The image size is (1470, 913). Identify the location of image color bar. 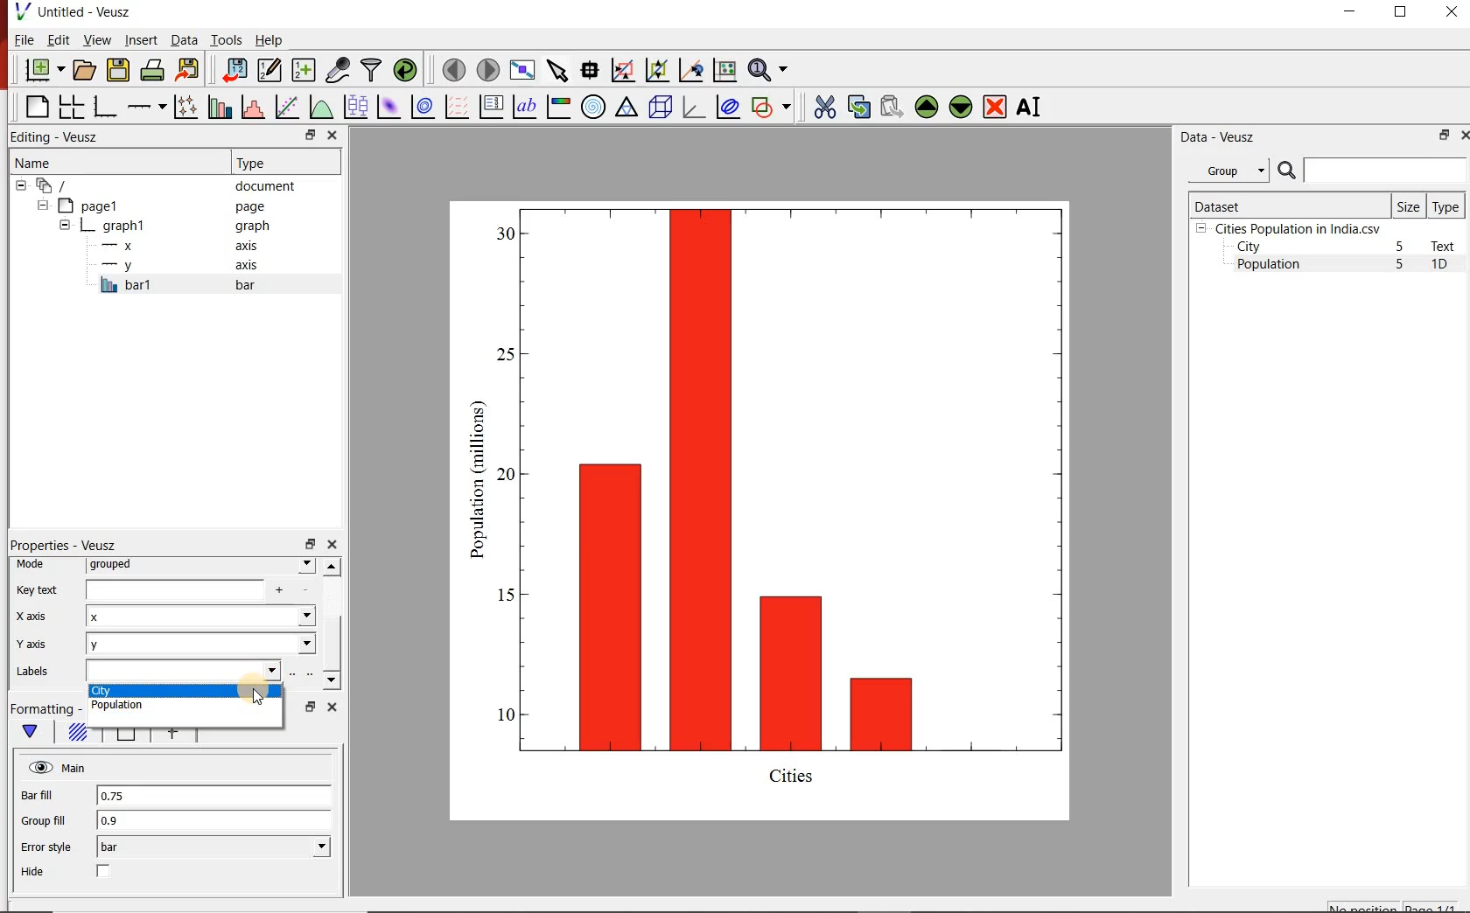
(558, 107).